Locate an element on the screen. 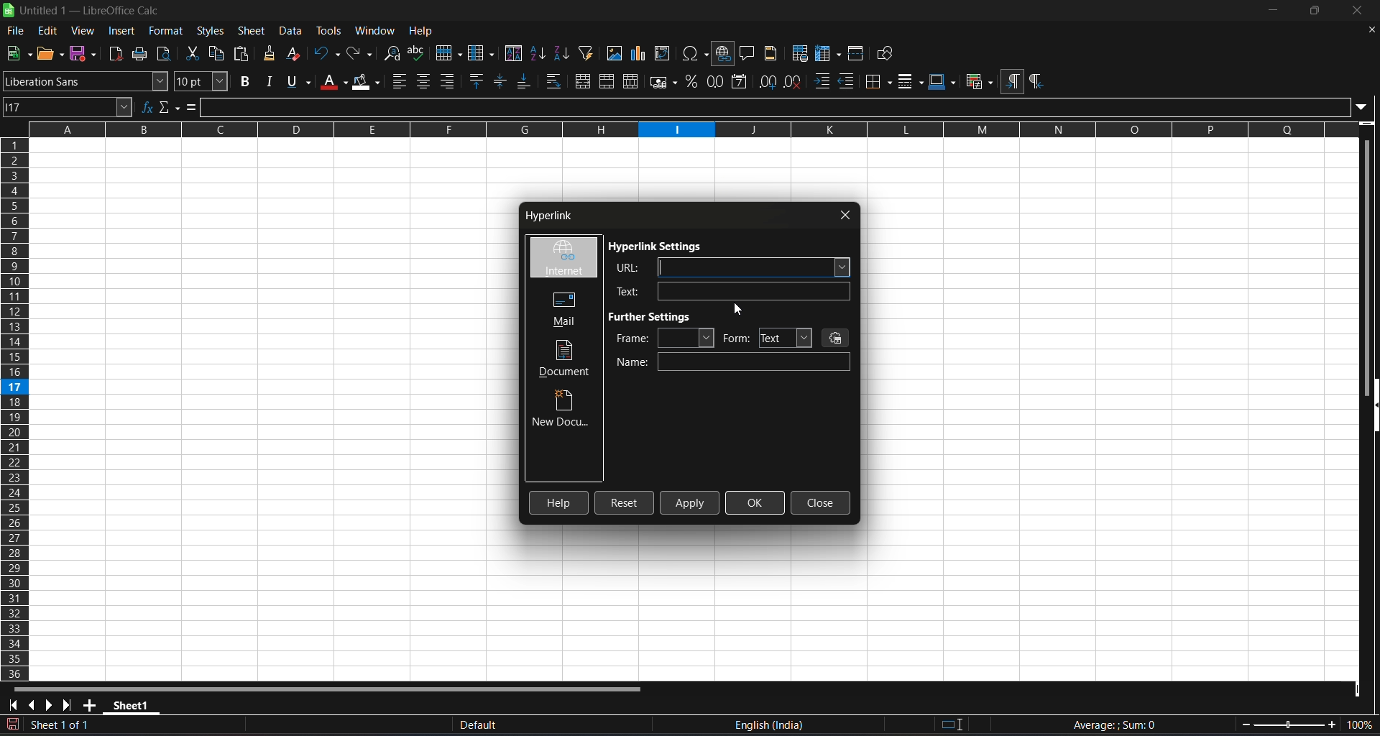 Image resolution: width=1380 pixels, height=736 pixels. edit is located at coordinates (48, 31).